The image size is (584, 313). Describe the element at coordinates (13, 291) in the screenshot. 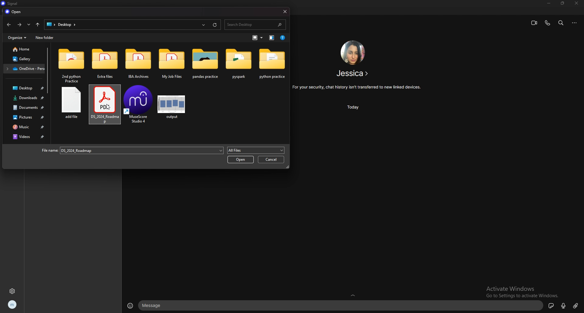

I see `settings` at that location.